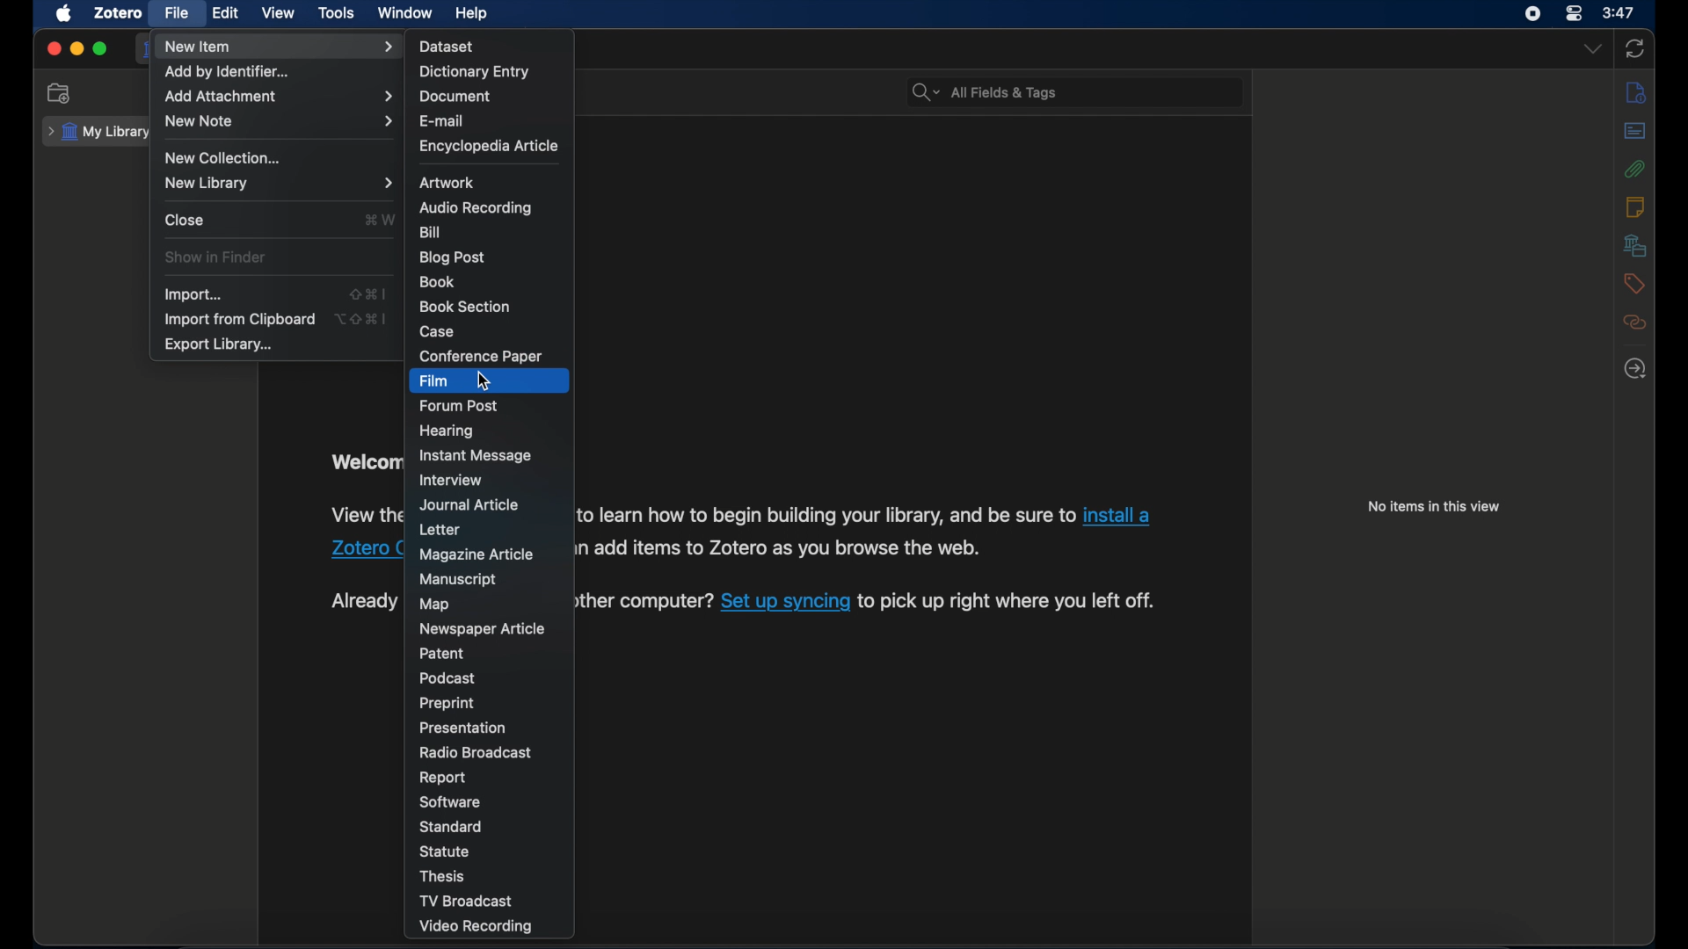 This screenshot has width=1688, height=949. What do you see at coordinates (444, 876) in the screenshot?
I see `thesis` at bounding box center [444, 876].